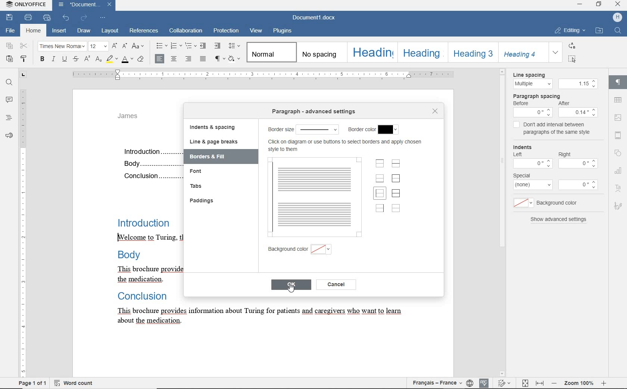 This screenshot has width=627, height=389. I want to click on comments, so click(9, 101).